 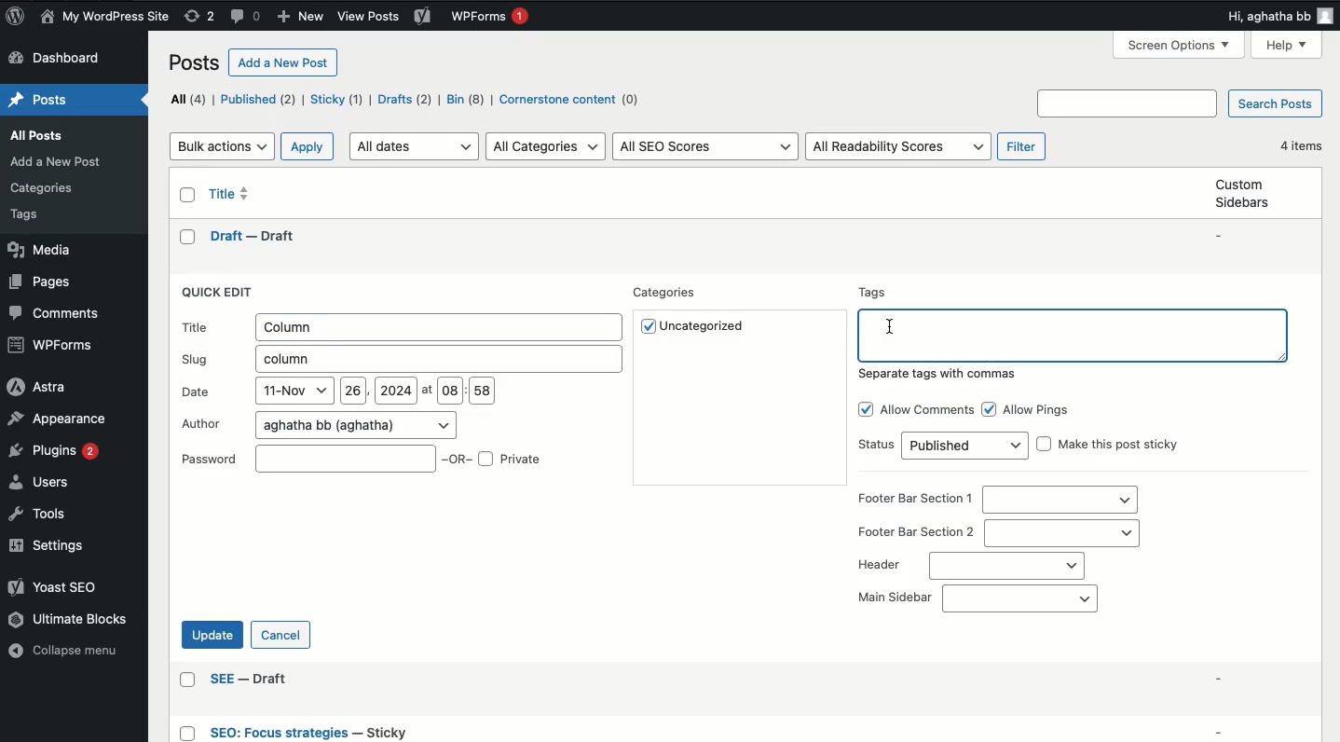 What do you see at coordinates (13, 17) in the screenshot?
I see `Logo` at bounding box center [13, 17].